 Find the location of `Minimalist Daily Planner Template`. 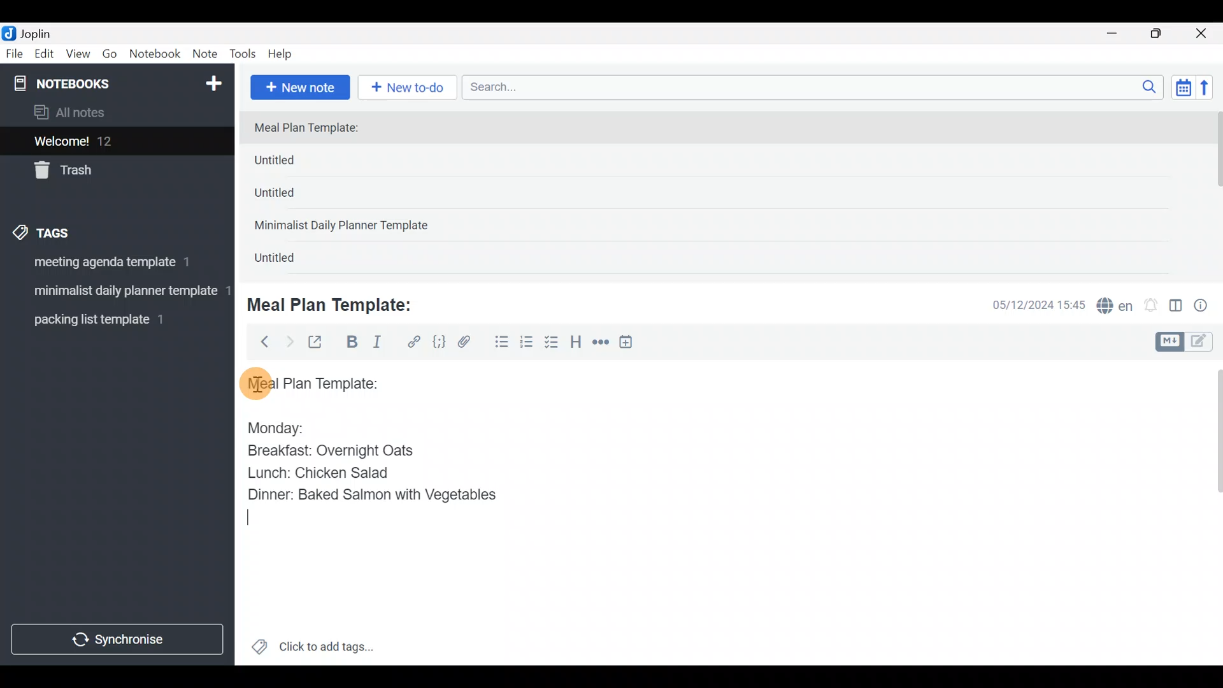

Minimalist Daily Planner Template is located at coordinates (345, 227).